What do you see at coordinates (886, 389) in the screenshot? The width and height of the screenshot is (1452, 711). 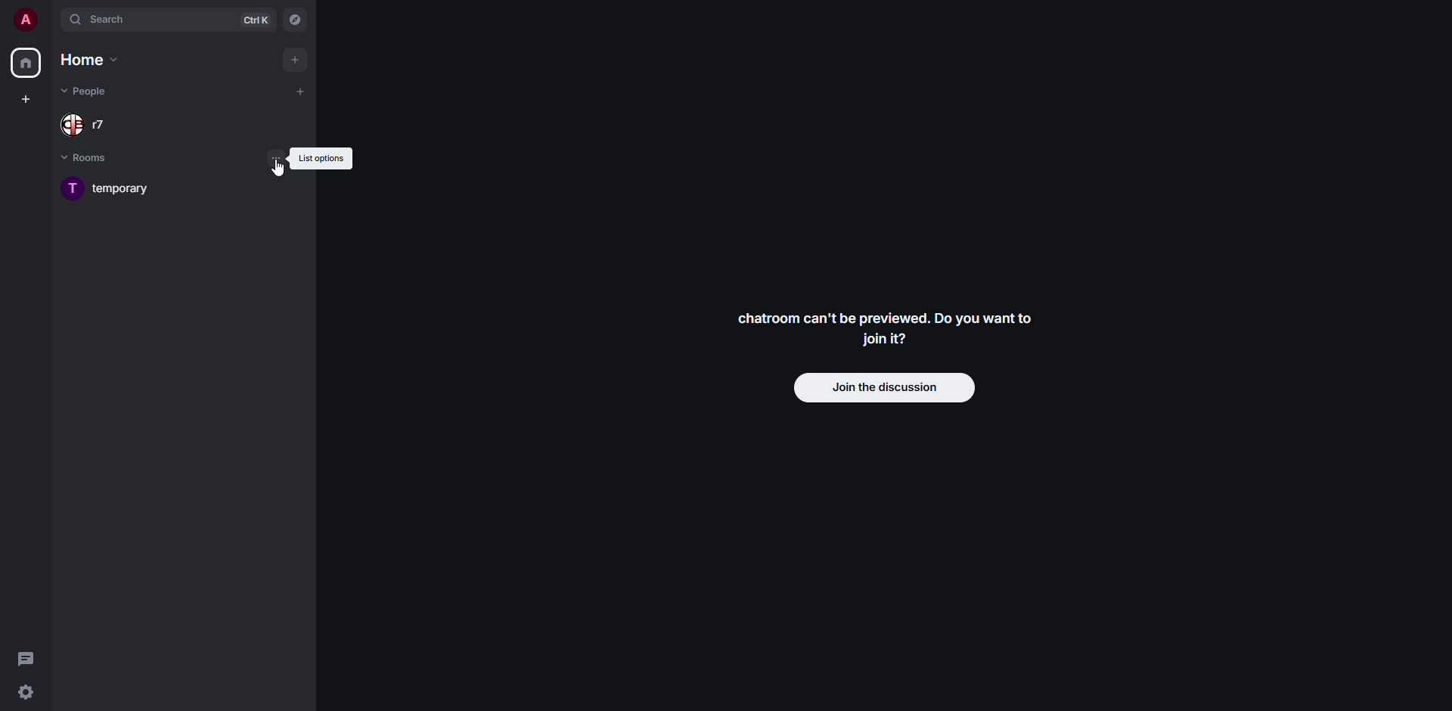 I see `join discussion` at bounding box center [886, 389].